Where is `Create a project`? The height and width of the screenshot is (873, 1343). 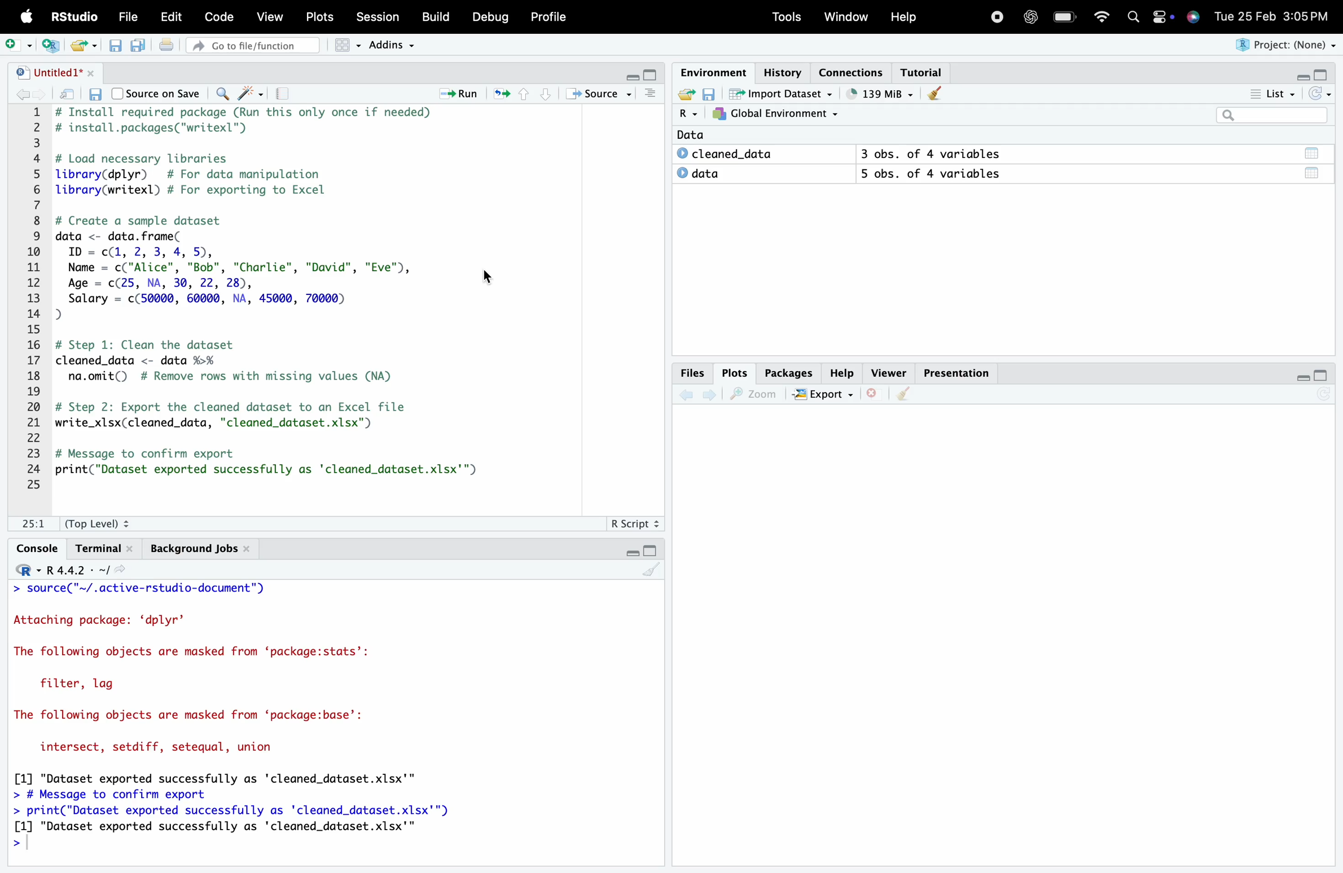
Create a project is located at coordinates (48, 45).